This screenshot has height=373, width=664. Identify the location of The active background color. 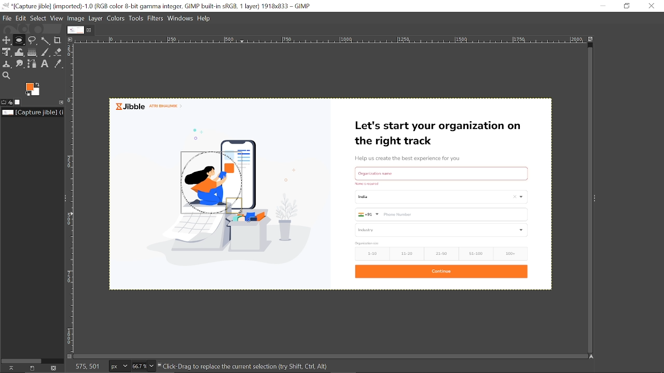
(36, 90).